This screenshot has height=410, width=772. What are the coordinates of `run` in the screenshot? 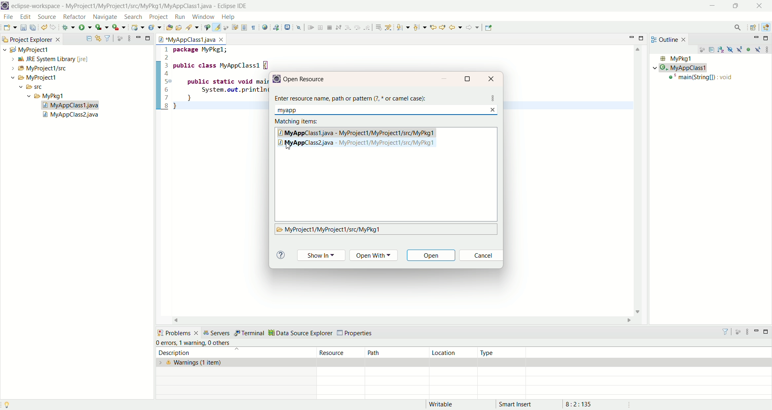 It's located at (180, 17).